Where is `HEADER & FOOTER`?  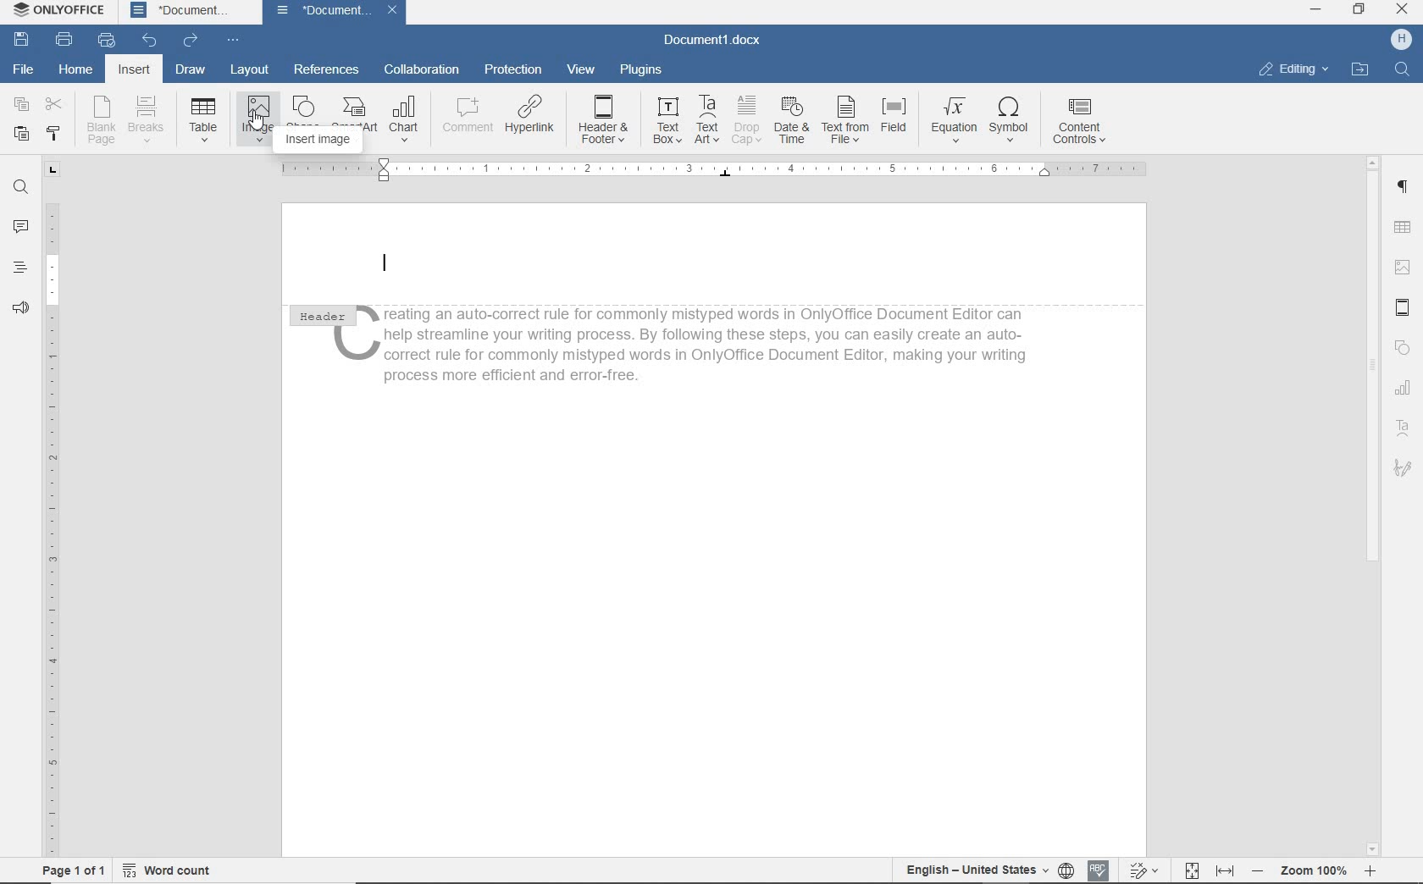
HEADER & FOOTER is located at coordinates (1403, 309).